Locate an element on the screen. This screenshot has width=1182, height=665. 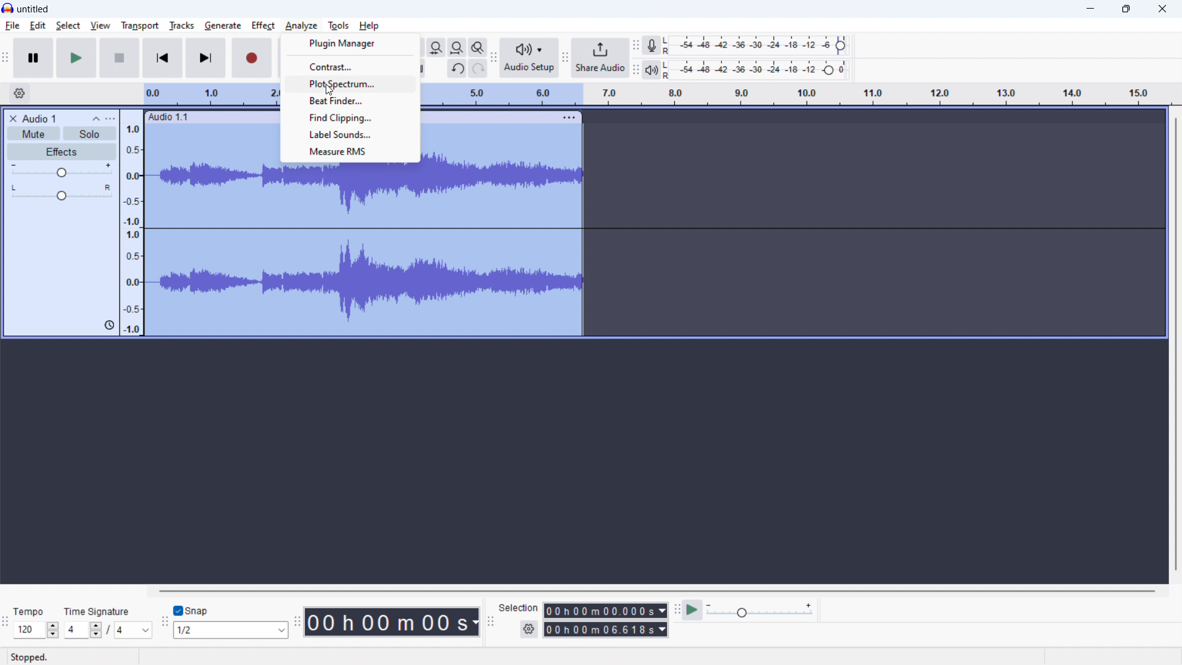
toggle snap is located at coordinates (191, 611).